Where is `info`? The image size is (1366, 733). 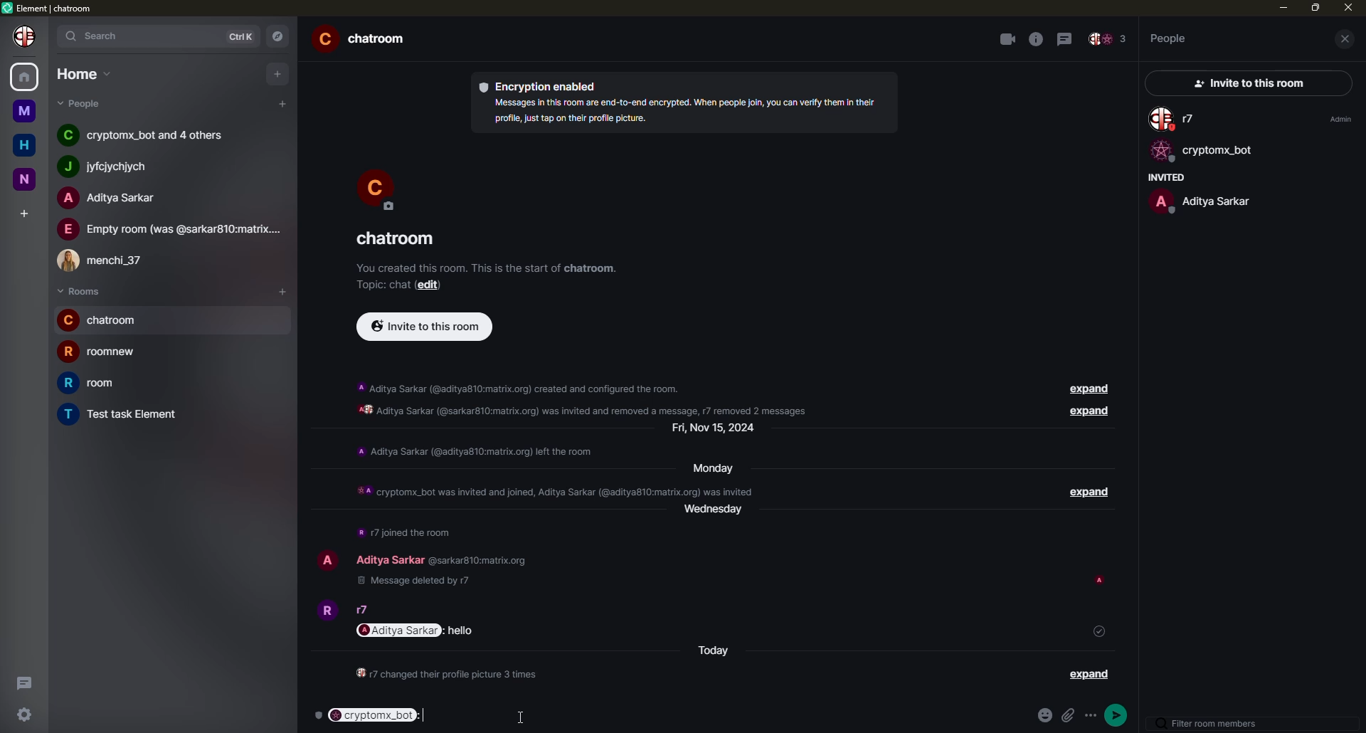
info is located at coordinates (475, 451).